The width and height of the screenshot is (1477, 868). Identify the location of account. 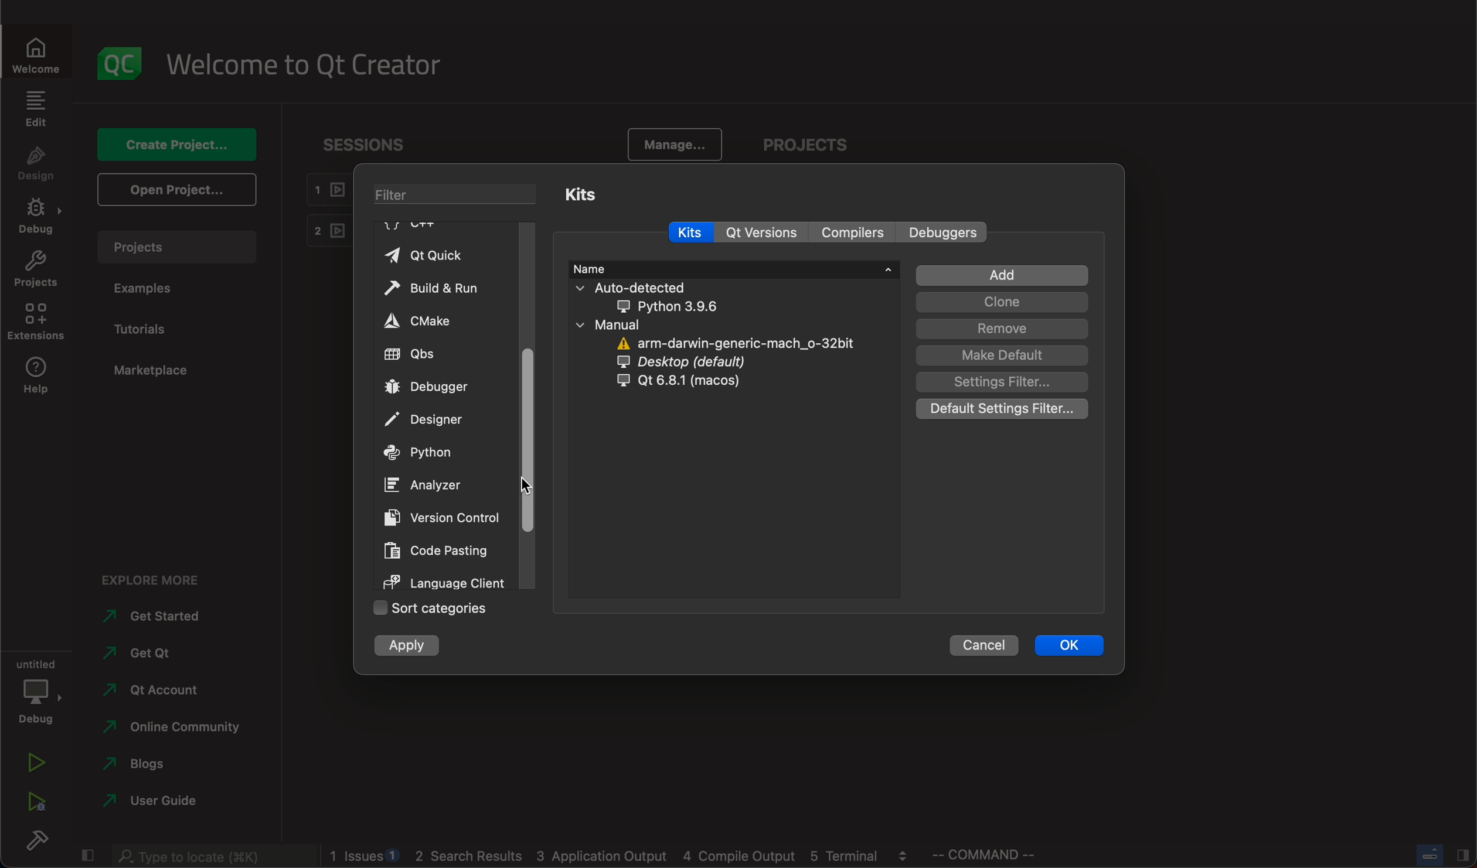
(156, 691).